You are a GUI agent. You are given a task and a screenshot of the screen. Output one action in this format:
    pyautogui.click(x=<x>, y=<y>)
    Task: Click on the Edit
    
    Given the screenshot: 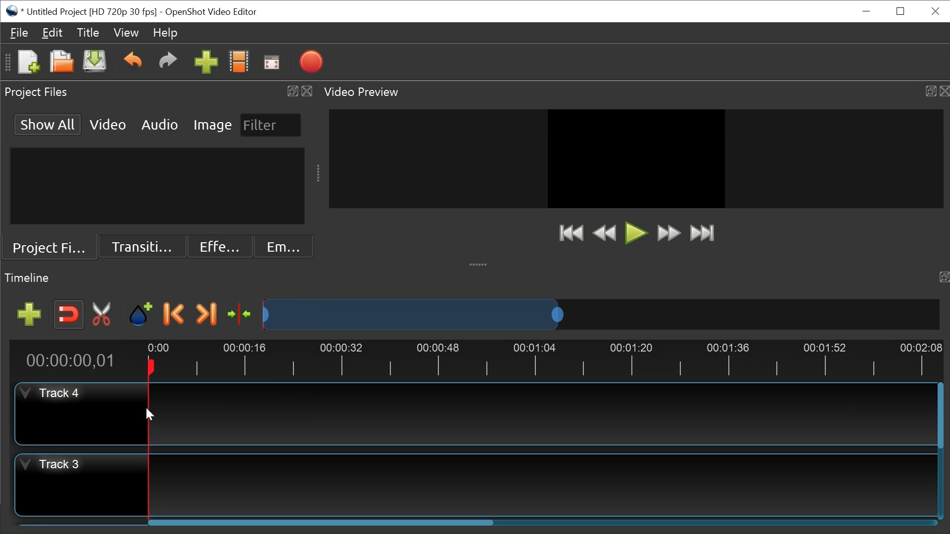 What is the action you would take?
    pyautogui.click(x=52, y=32)
    